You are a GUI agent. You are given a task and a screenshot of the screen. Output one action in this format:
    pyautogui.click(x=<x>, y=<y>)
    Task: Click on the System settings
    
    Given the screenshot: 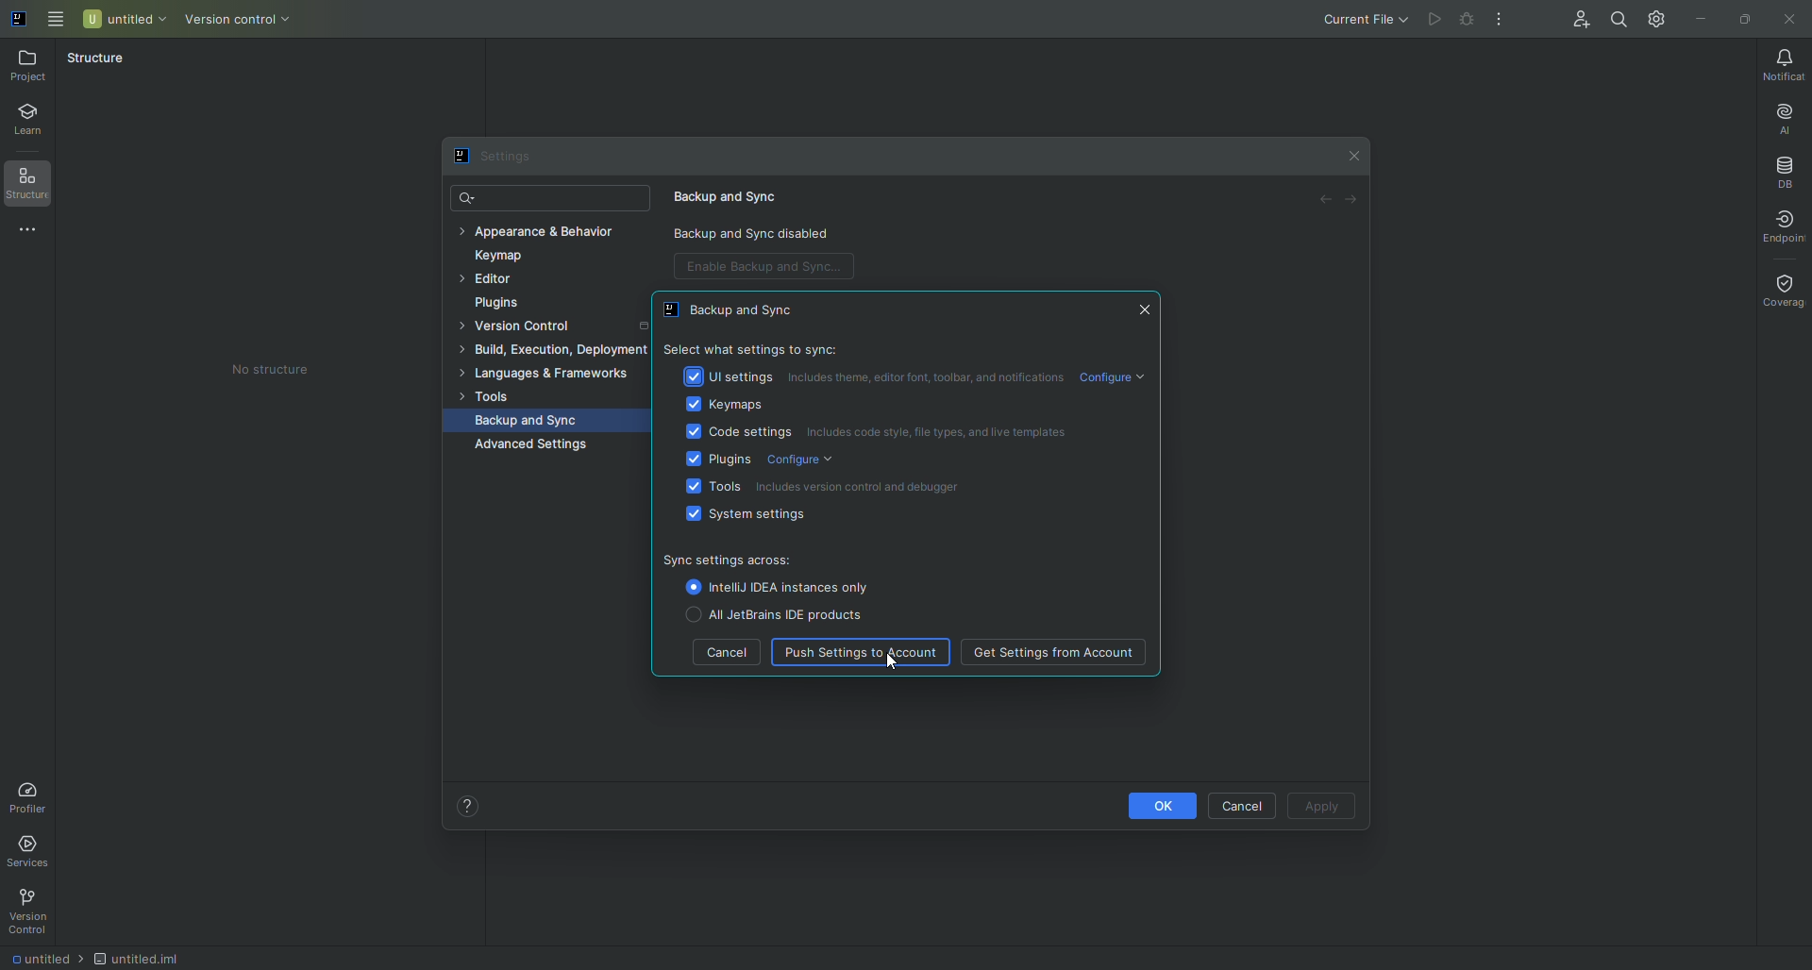 What is the action you would take?
    pyautogui.click(x=750, y=517)
    